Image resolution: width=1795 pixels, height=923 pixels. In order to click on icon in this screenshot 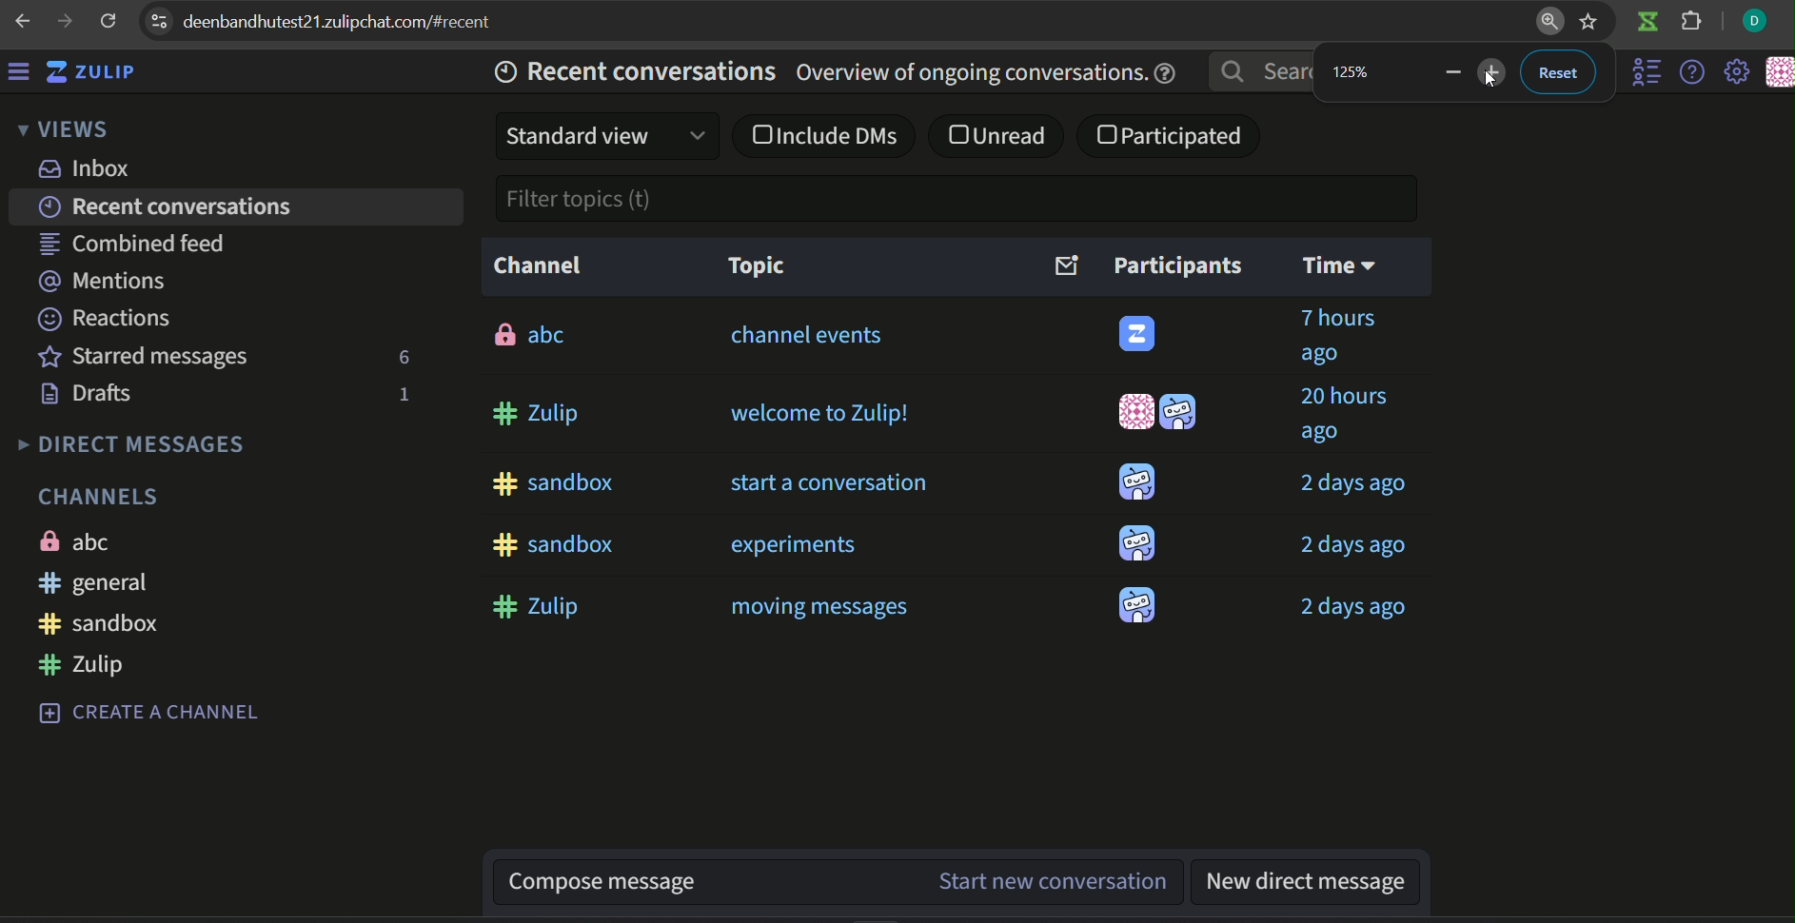, I will do `click(1778, 73)`.